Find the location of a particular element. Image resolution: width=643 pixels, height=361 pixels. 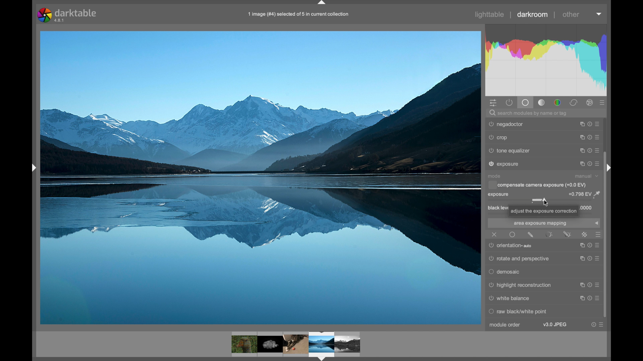

more options is located at coordinates (590, 124).